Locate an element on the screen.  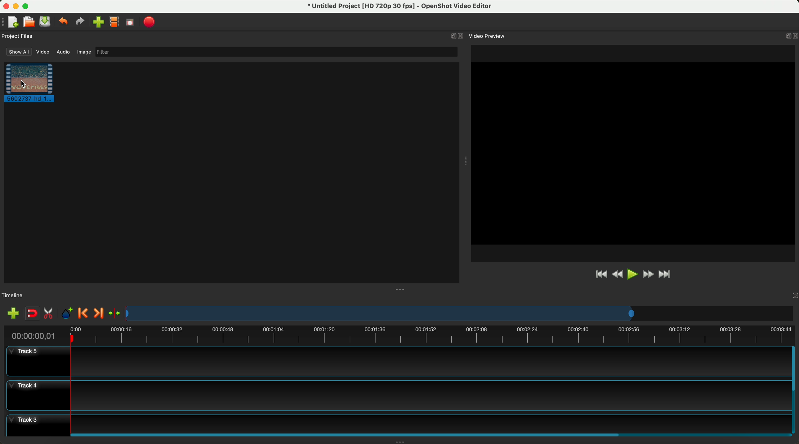
fast foward is located at coordinates (648, 274).